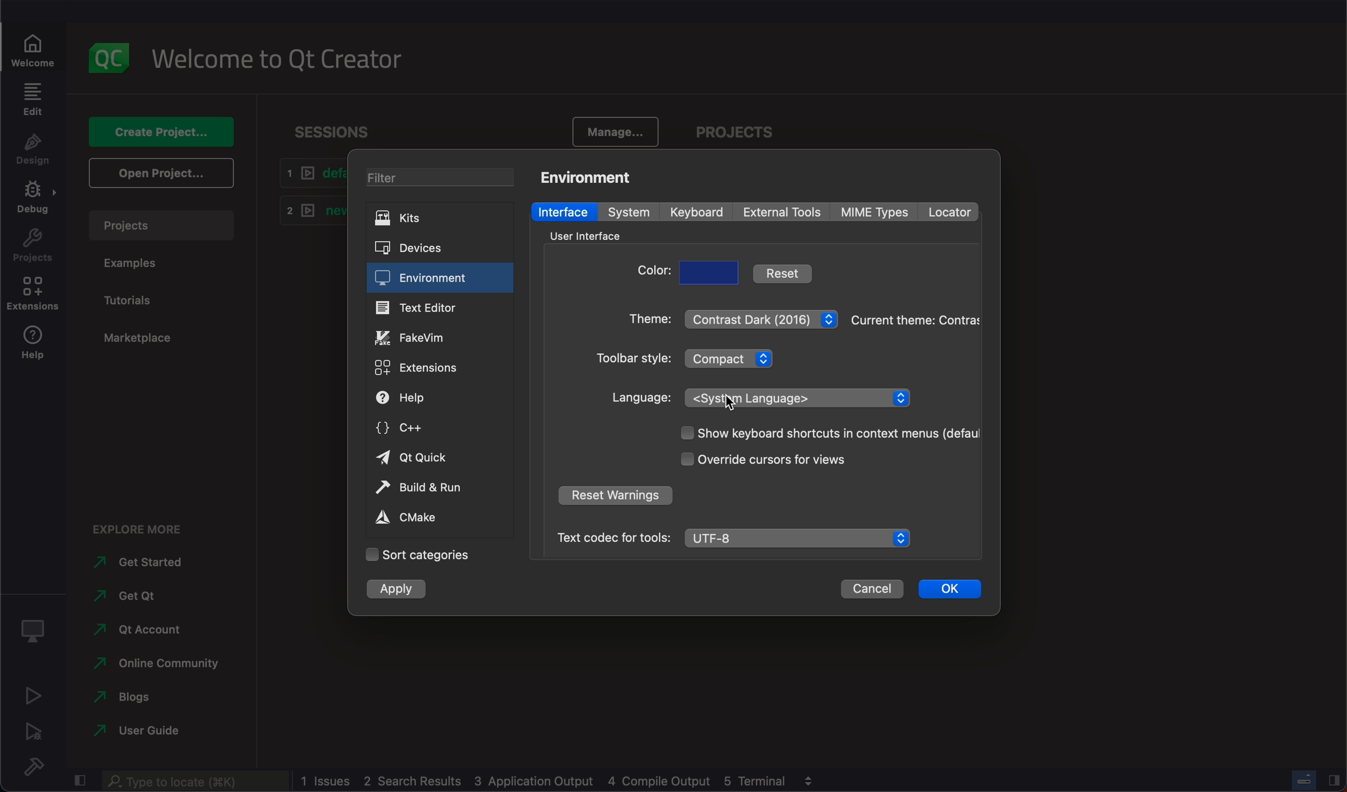  What do you see at coordinates (440, 177) in the screenshot?
I see `filter` at bounding box center [440, 177].